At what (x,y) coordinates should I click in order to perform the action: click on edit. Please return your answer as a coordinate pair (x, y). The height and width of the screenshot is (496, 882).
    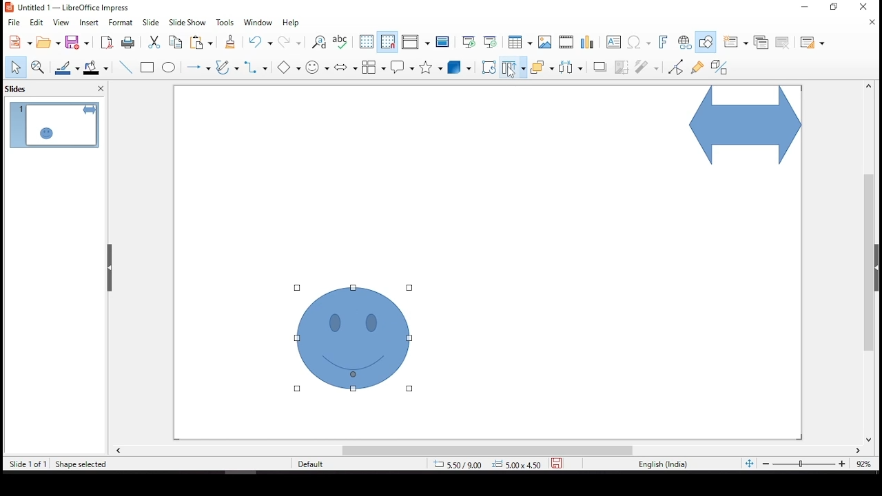
    Looking at the image, I should click on (37, 23).